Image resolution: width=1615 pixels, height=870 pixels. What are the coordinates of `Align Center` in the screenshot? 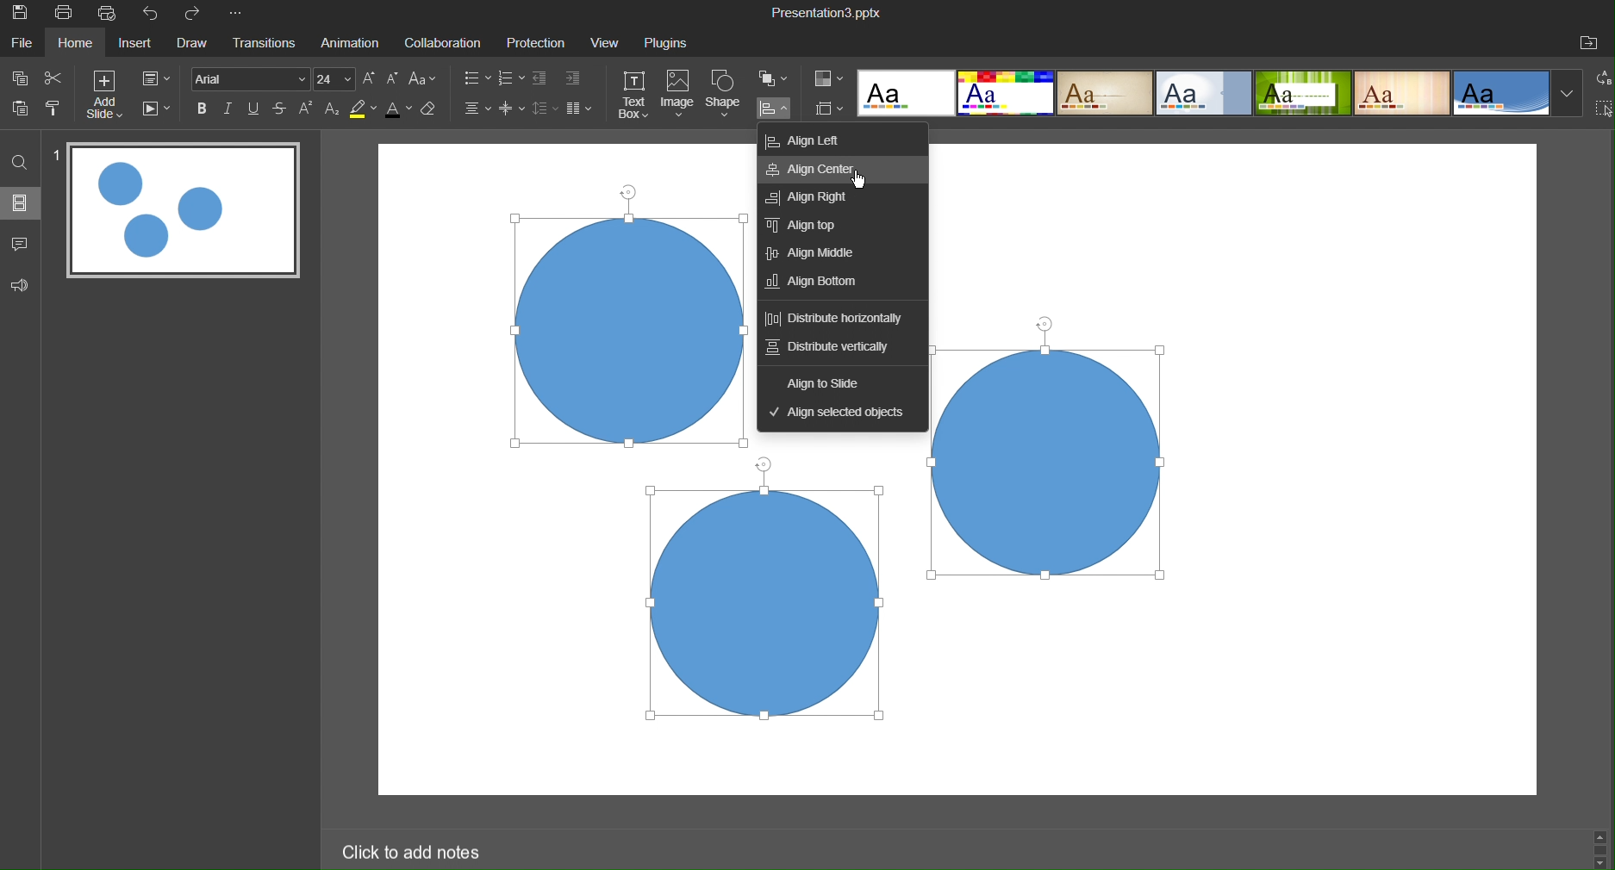 It's located at (817, 172).